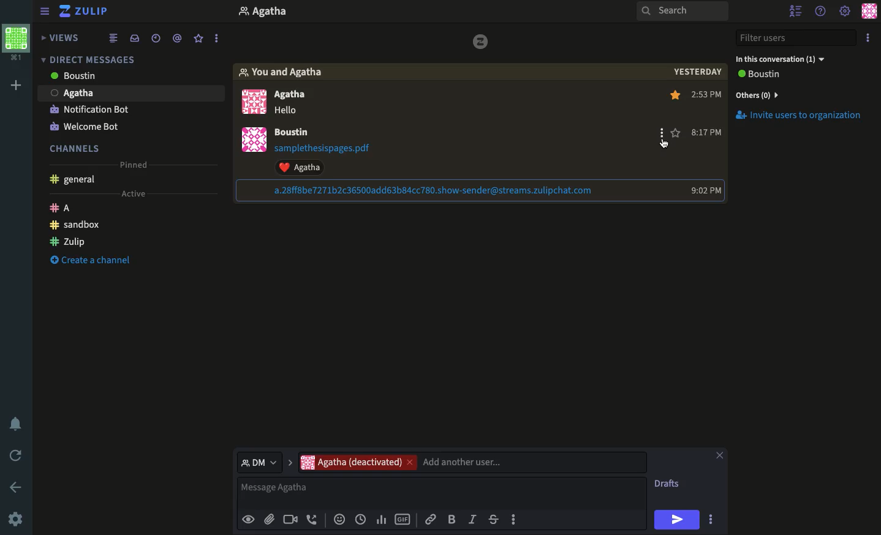  I want to click on User, so click(276, 13).